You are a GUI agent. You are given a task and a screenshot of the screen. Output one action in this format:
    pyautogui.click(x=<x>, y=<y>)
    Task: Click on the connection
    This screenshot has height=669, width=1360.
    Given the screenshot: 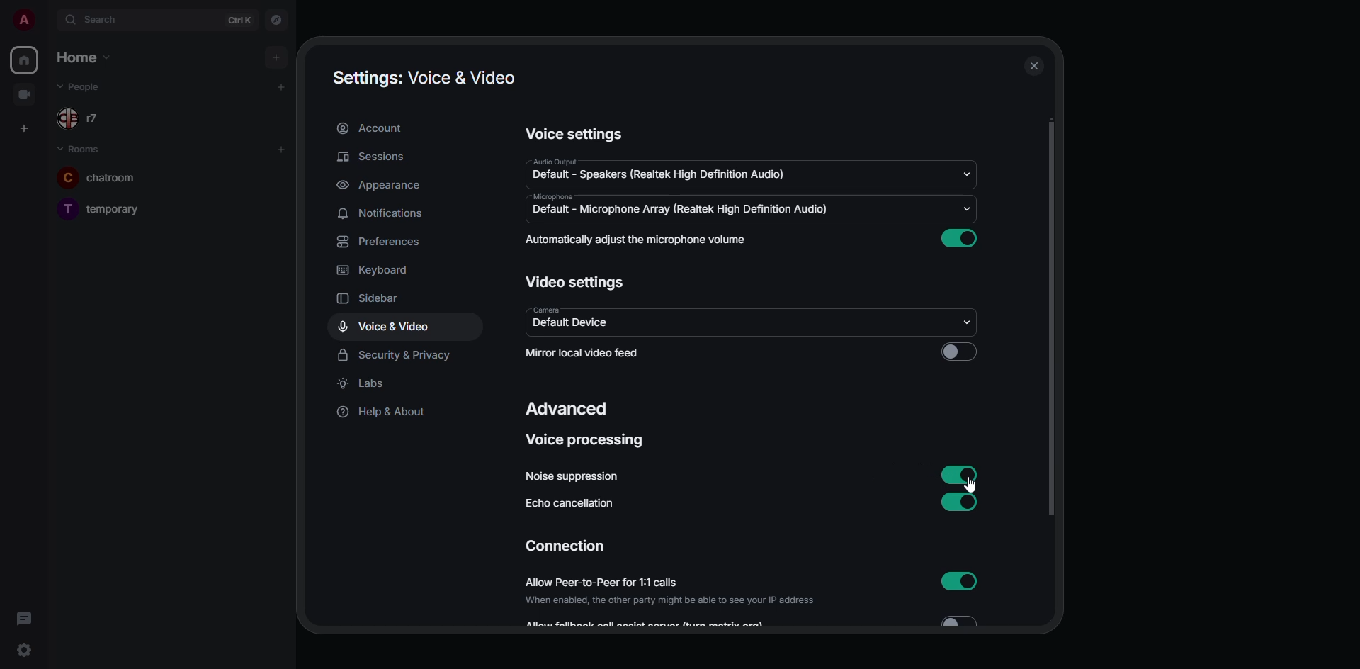 What is the action you would take?
    pyautogui.click(x=566, y=545)
    